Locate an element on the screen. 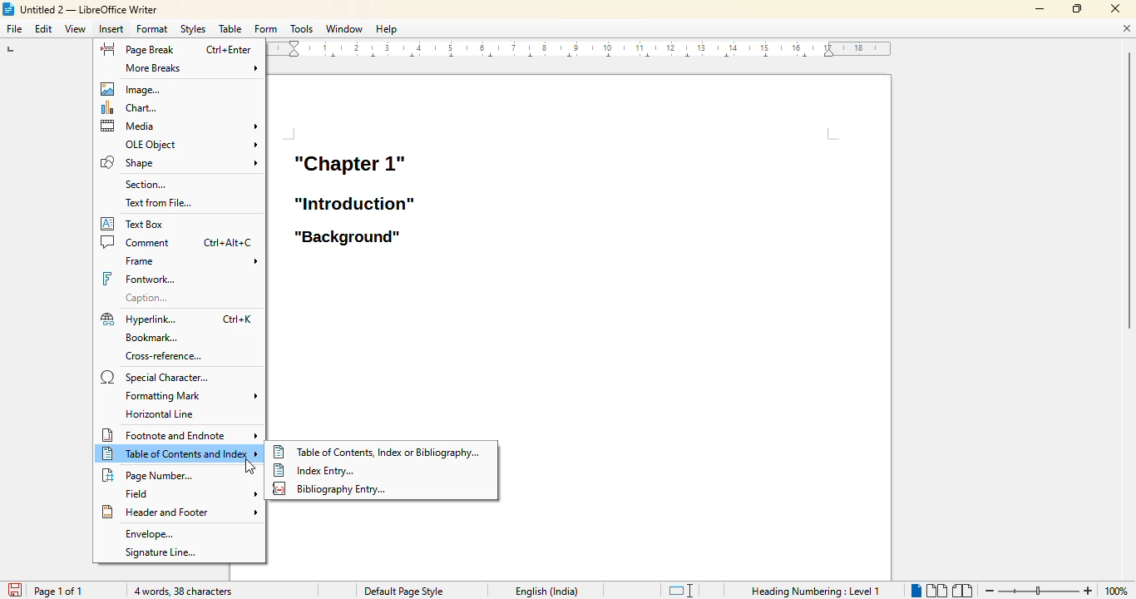 The height and width of the screenshot is (599, 1136). signature line is located at coordinates (161, 552).